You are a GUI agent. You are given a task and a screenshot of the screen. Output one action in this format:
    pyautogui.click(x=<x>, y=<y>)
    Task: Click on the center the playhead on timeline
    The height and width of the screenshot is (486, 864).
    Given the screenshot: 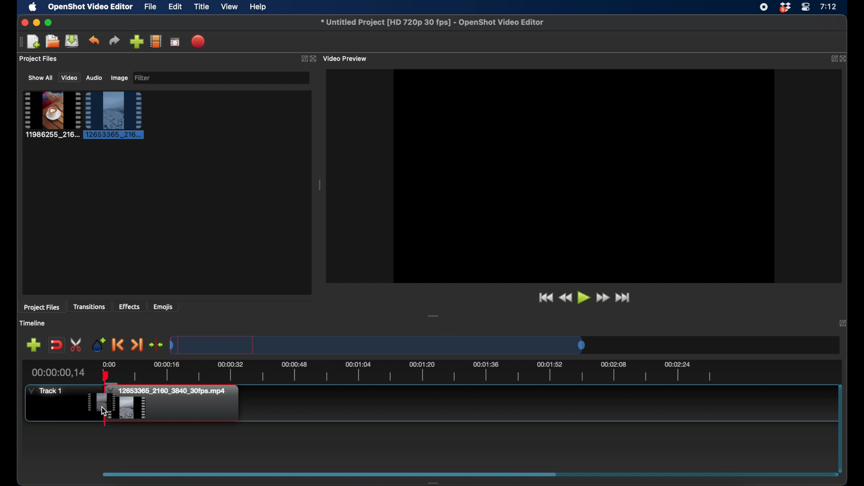 What is the action you would take?
    pyautogui.click(x=157, y=344)
    